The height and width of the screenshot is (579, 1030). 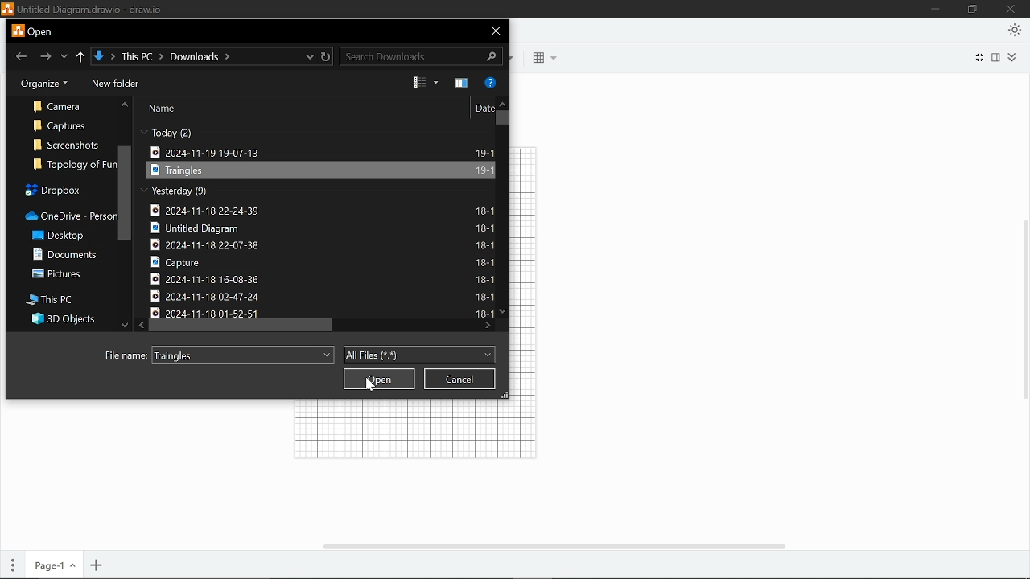 What do you see at coordinates (328, 56) in the screenshot?
I see `Refresh` at bounding box center [328, 56].